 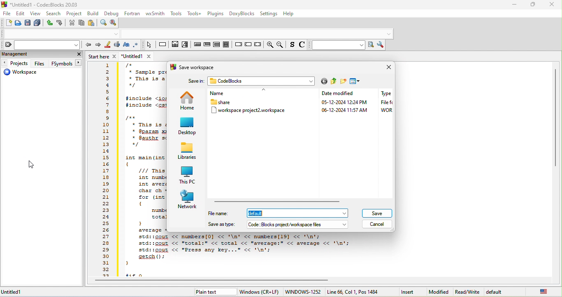 What do you see at coordinates (24, 72) in the screenshot?
I see `workspace` at bounding box center [24, 72].